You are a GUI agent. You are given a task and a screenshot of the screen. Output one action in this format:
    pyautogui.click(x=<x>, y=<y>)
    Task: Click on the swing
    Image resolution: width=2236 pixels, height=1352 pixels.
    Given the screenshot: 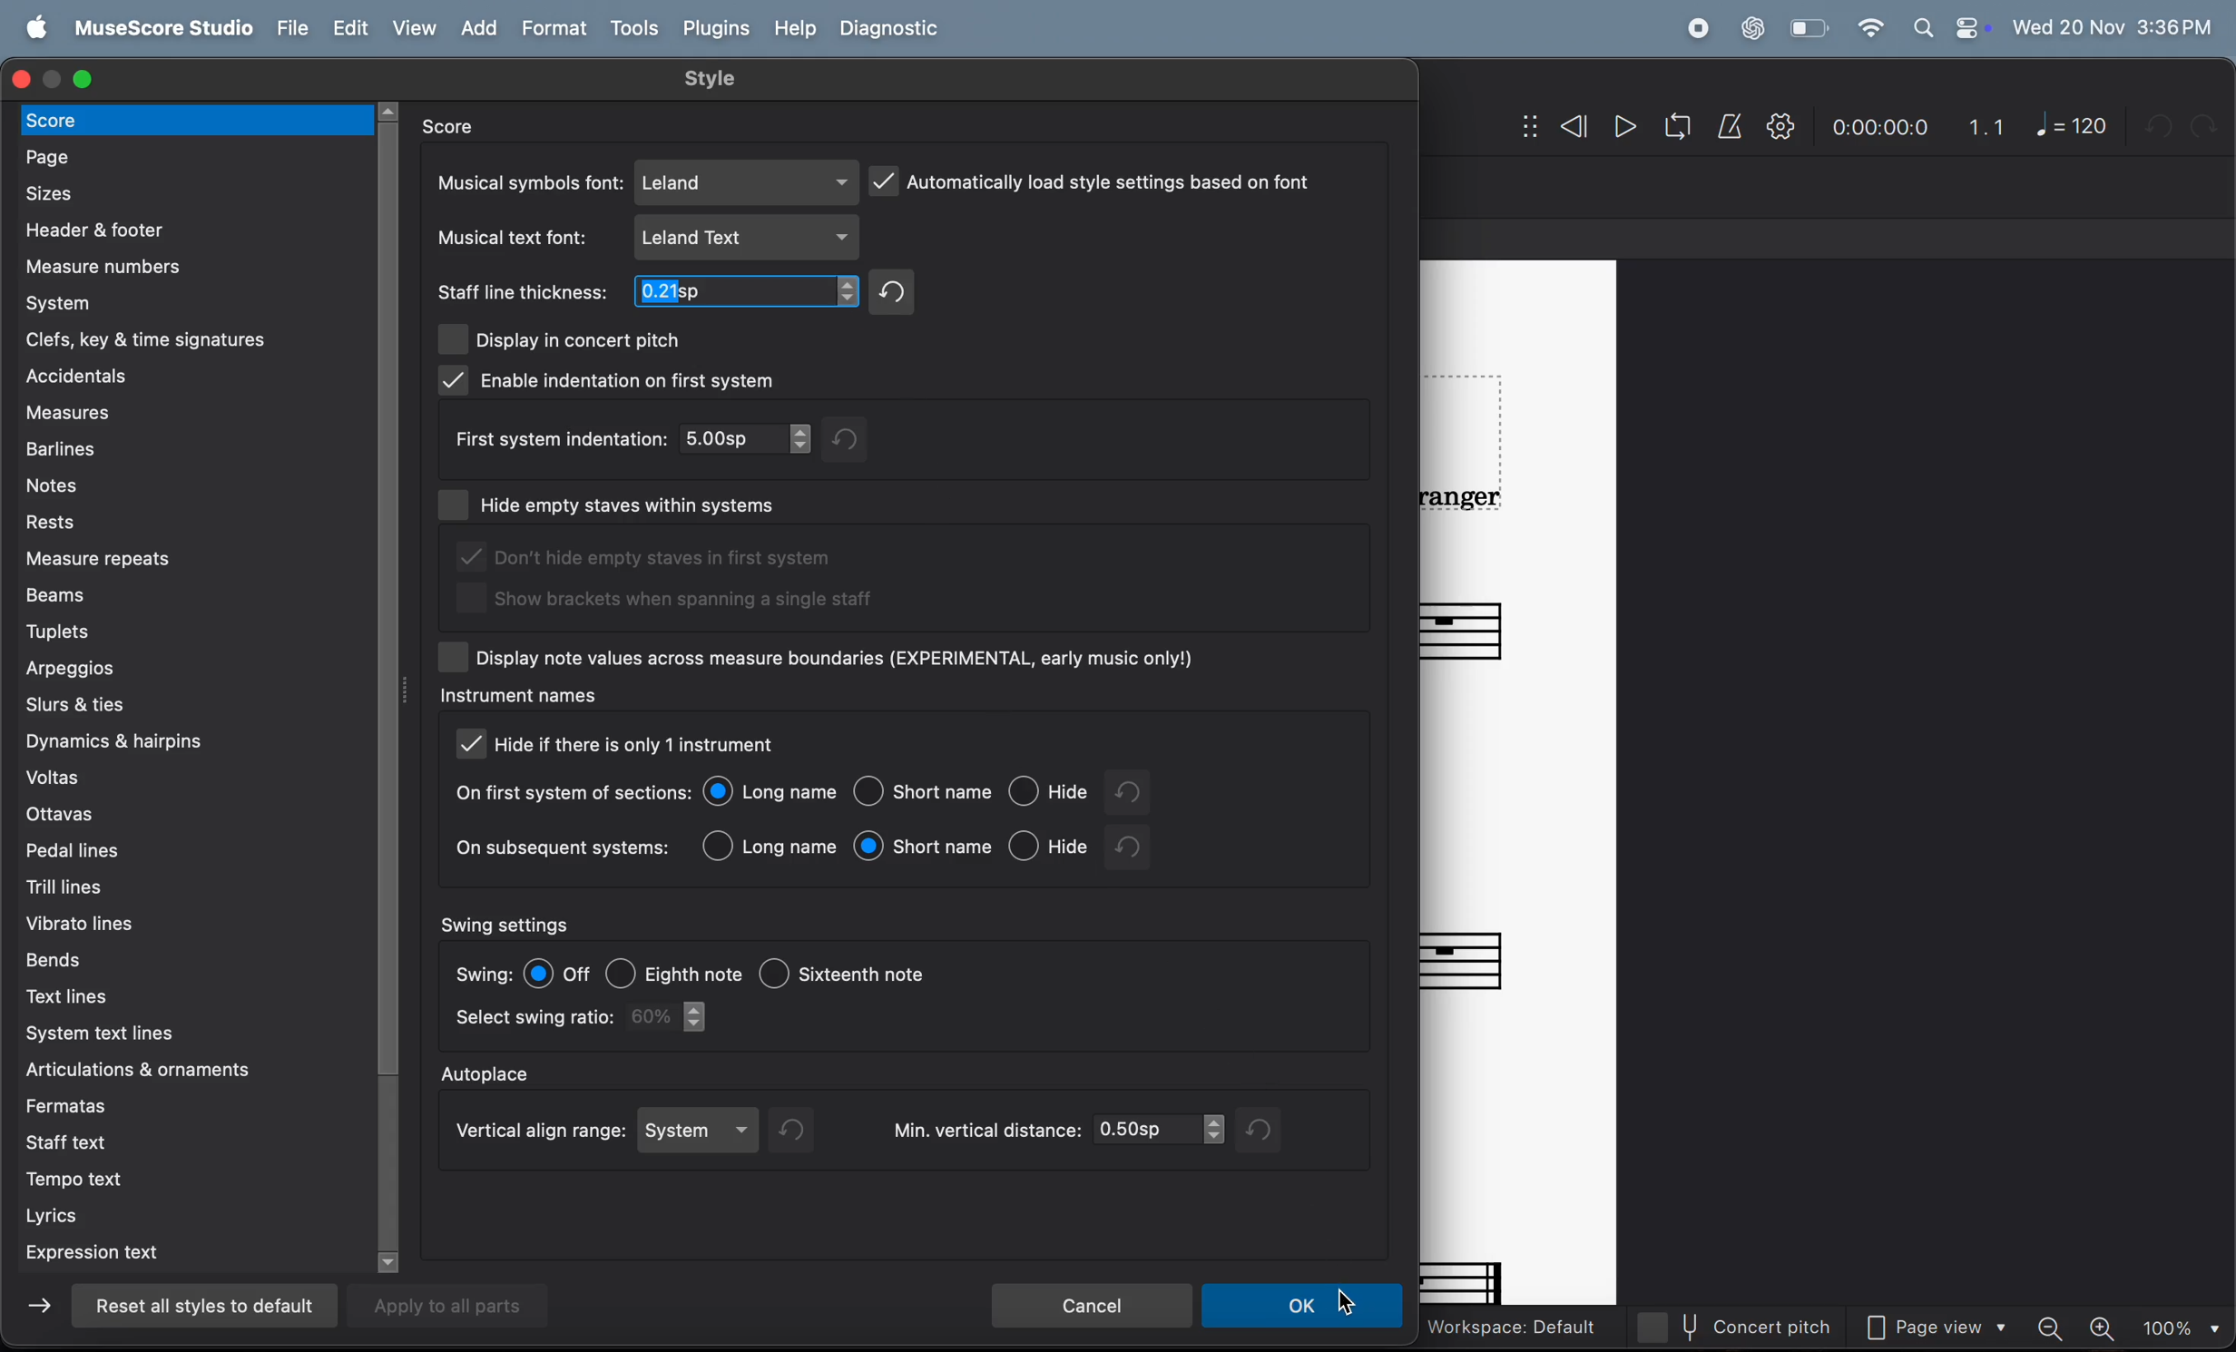 What is the action you would take?
    pyautogui.click(x=483, y=973)
    